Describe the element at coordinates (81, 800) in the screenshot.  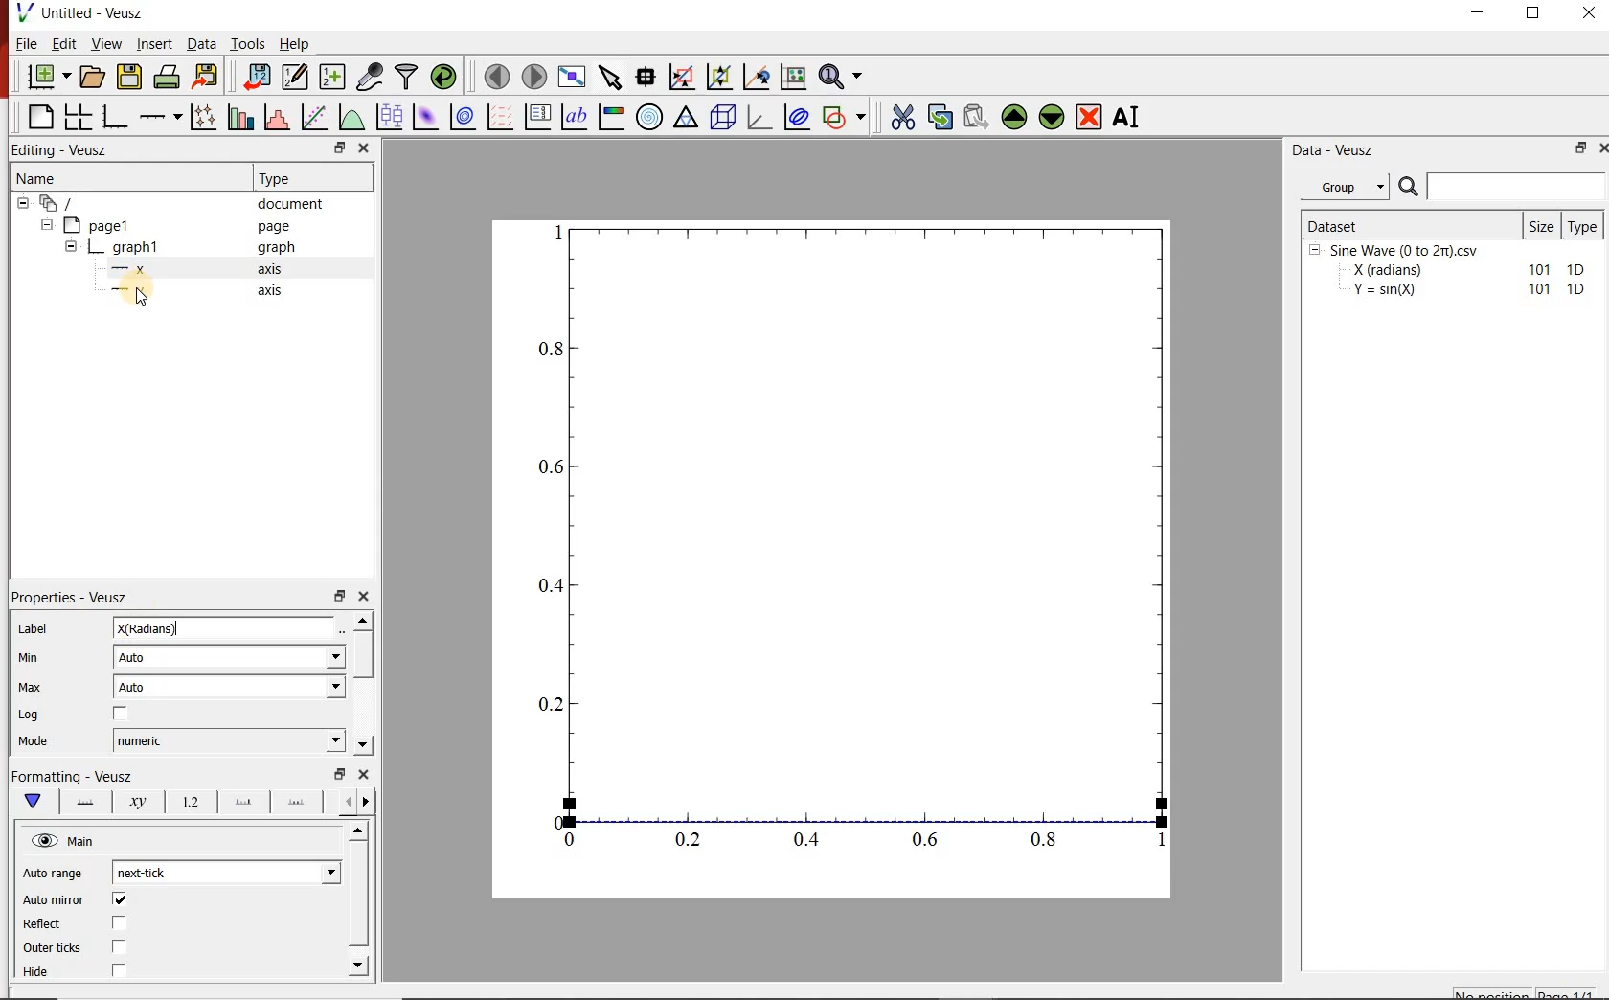
I see `options` at that location.